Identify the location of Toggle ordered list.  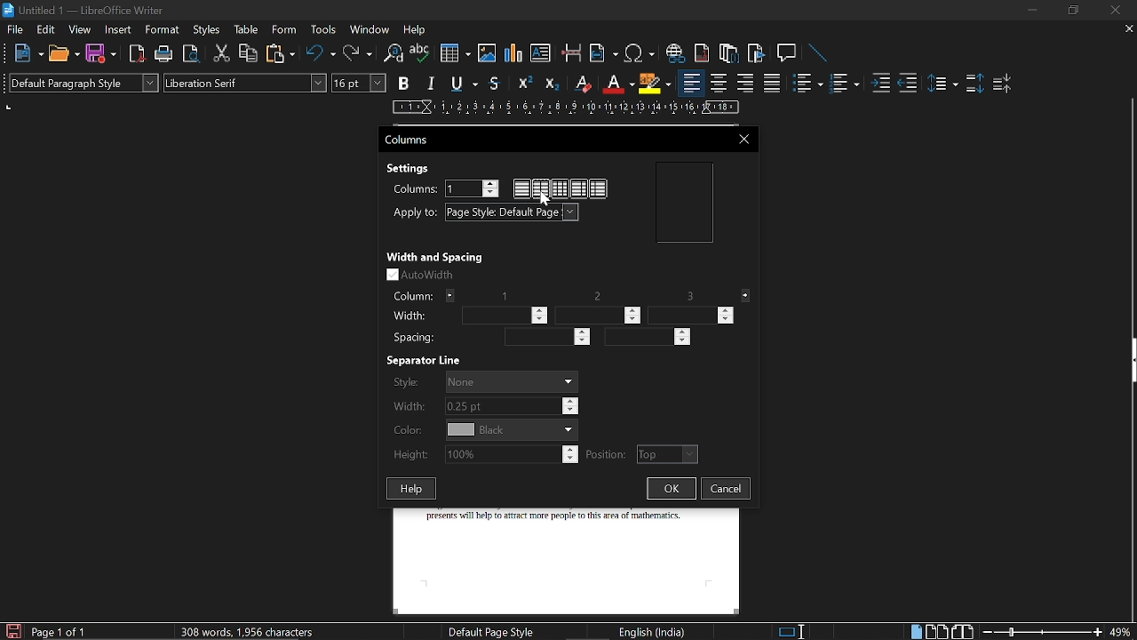
(845, 83).